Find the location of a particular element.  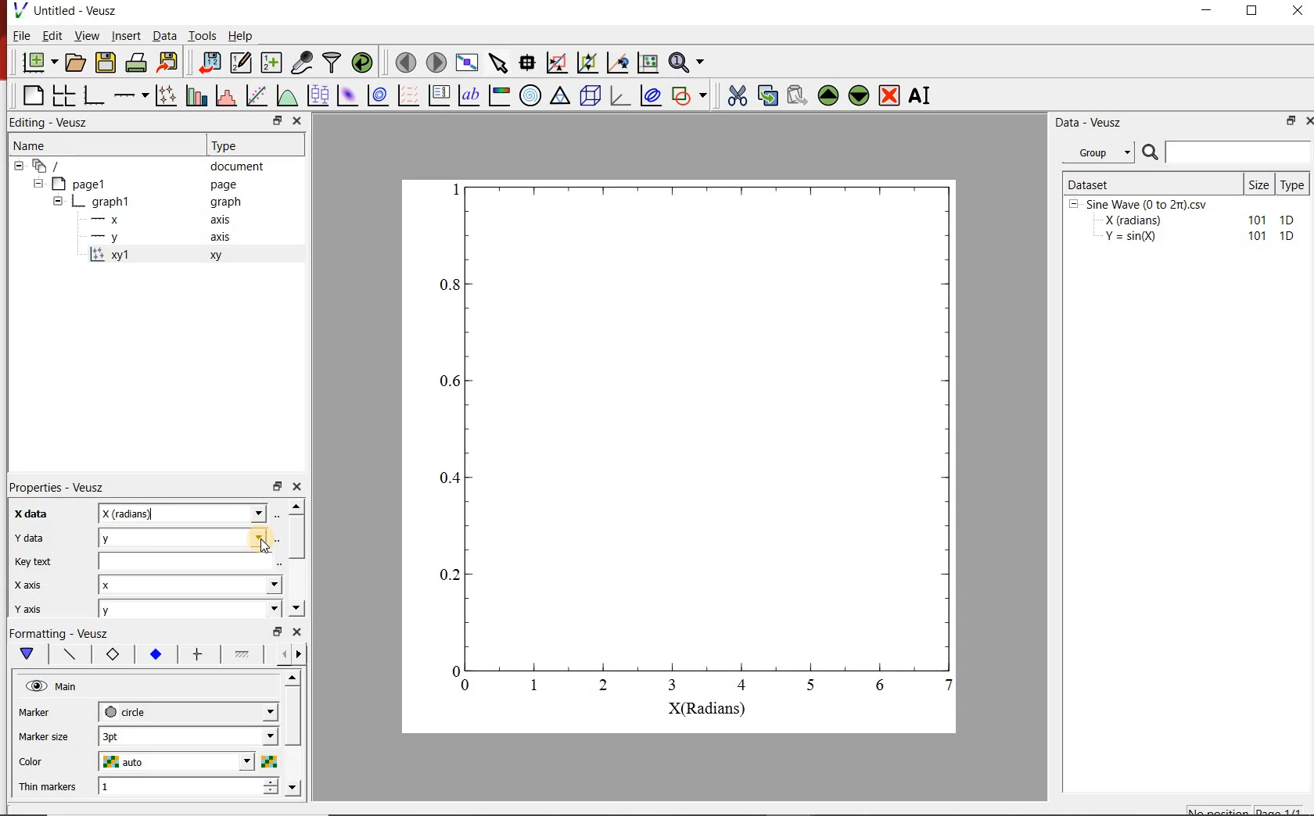

click to zoom out is located at coordinates (590, 61).